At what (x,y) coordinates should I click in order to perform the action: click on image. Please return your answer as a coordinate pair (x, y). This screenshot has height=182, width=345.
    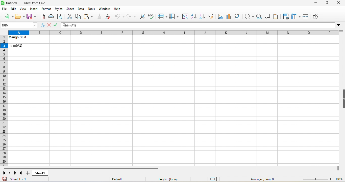
    Looking at the image, I should click on (220, 17).